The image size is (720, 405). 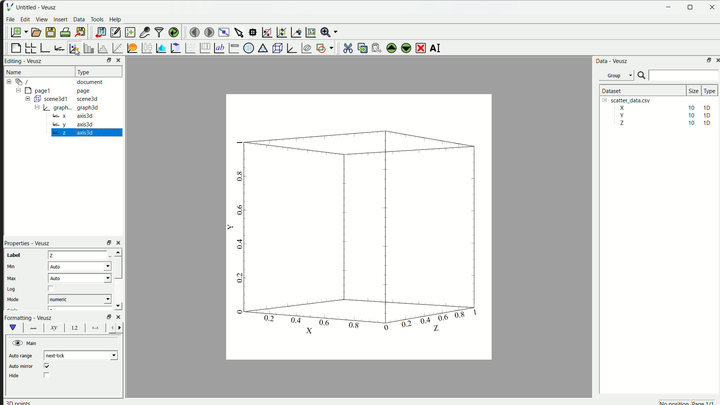 What do you see at coordinates (79, 300) in the screenshot?
I see `| numeric` at bounding box center [79, 300].